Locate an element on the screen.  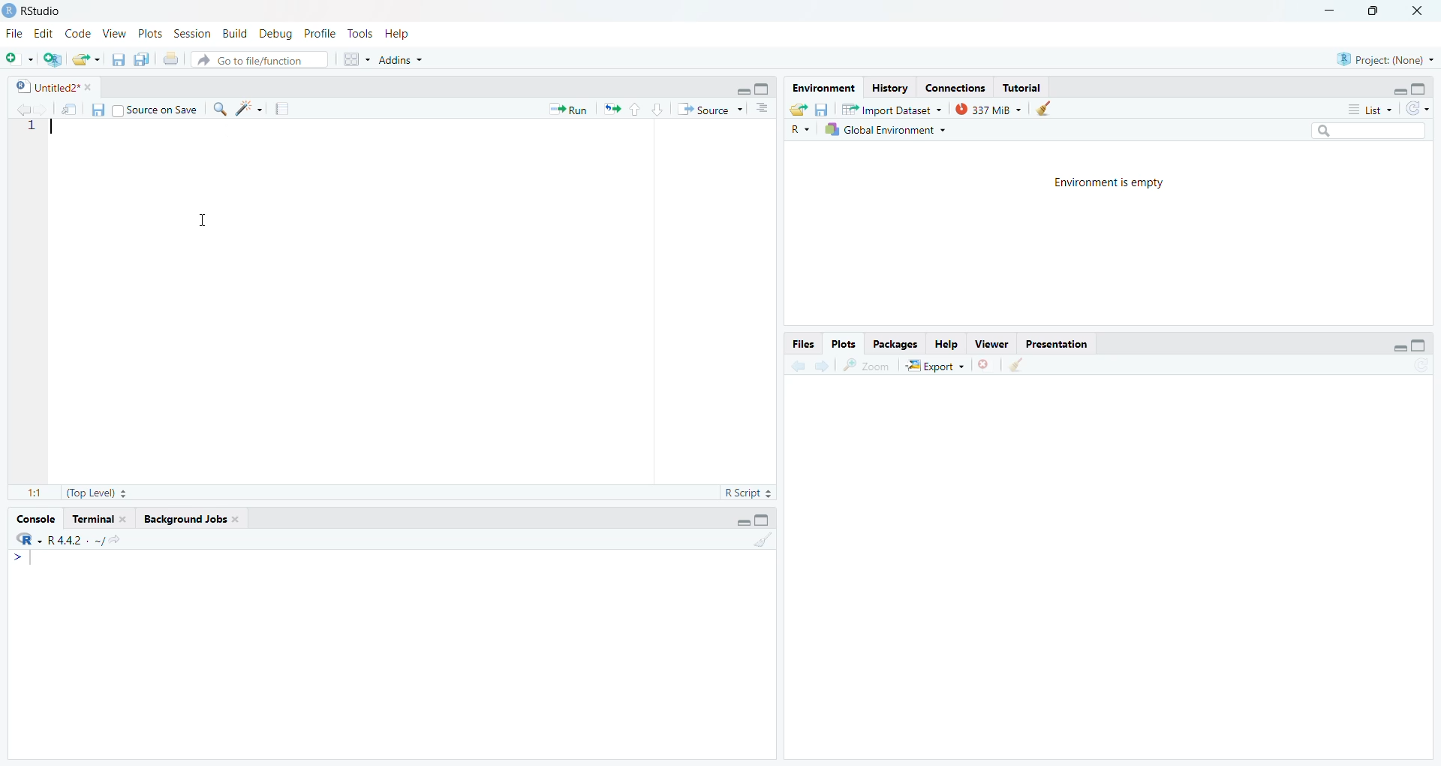
open an existing file is located at coordinates (87, 59).